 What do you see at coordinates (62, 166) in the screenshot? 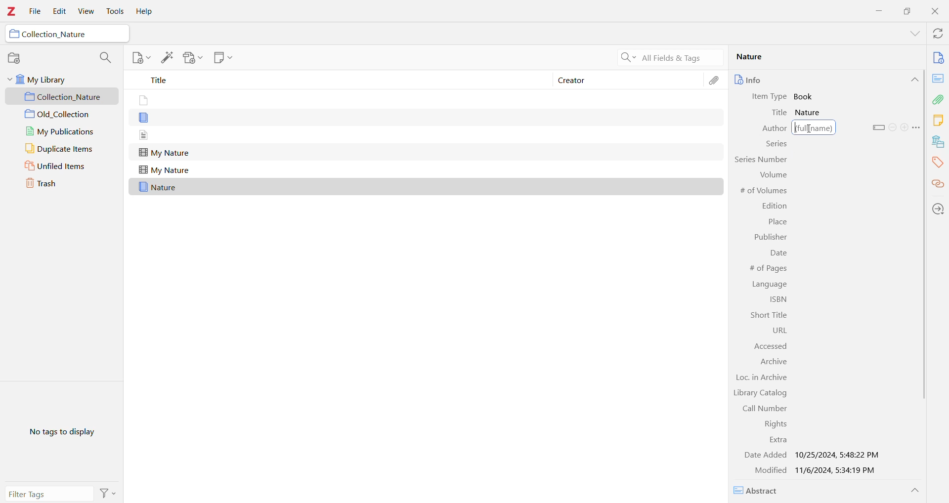
I see `Unfiled Items` at bounding box center [62, 166].